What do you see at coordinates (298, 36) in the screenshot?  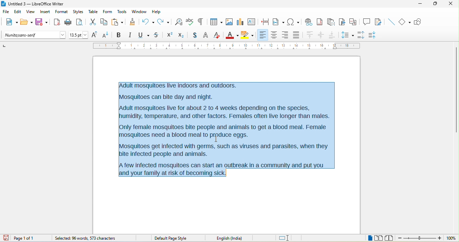 I see `justified` at bounding box center [298, 36].